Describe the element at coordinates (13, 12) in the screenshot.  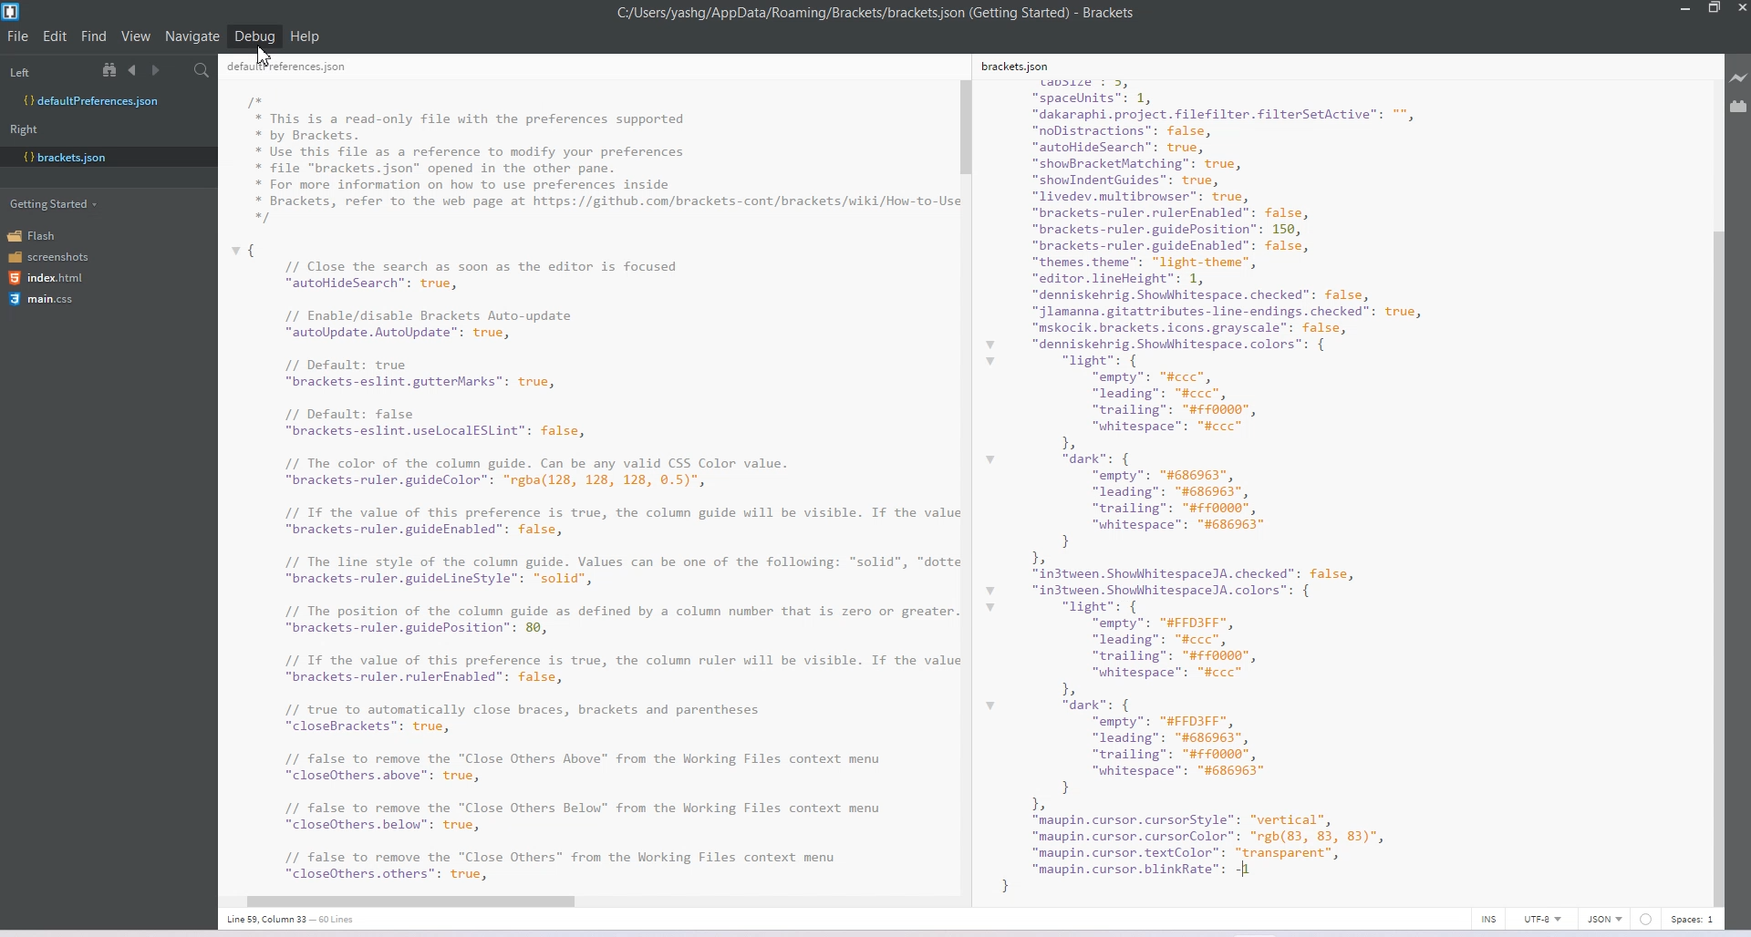
I see `Logo` at that location.